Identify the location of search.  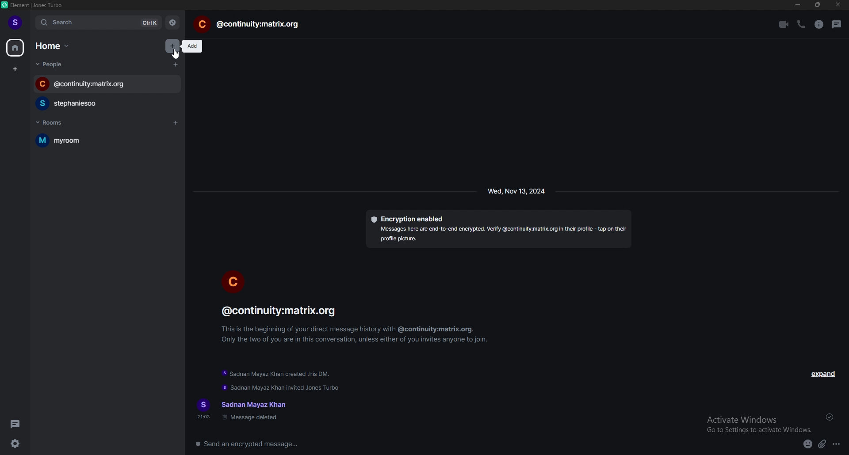
(99, 23).